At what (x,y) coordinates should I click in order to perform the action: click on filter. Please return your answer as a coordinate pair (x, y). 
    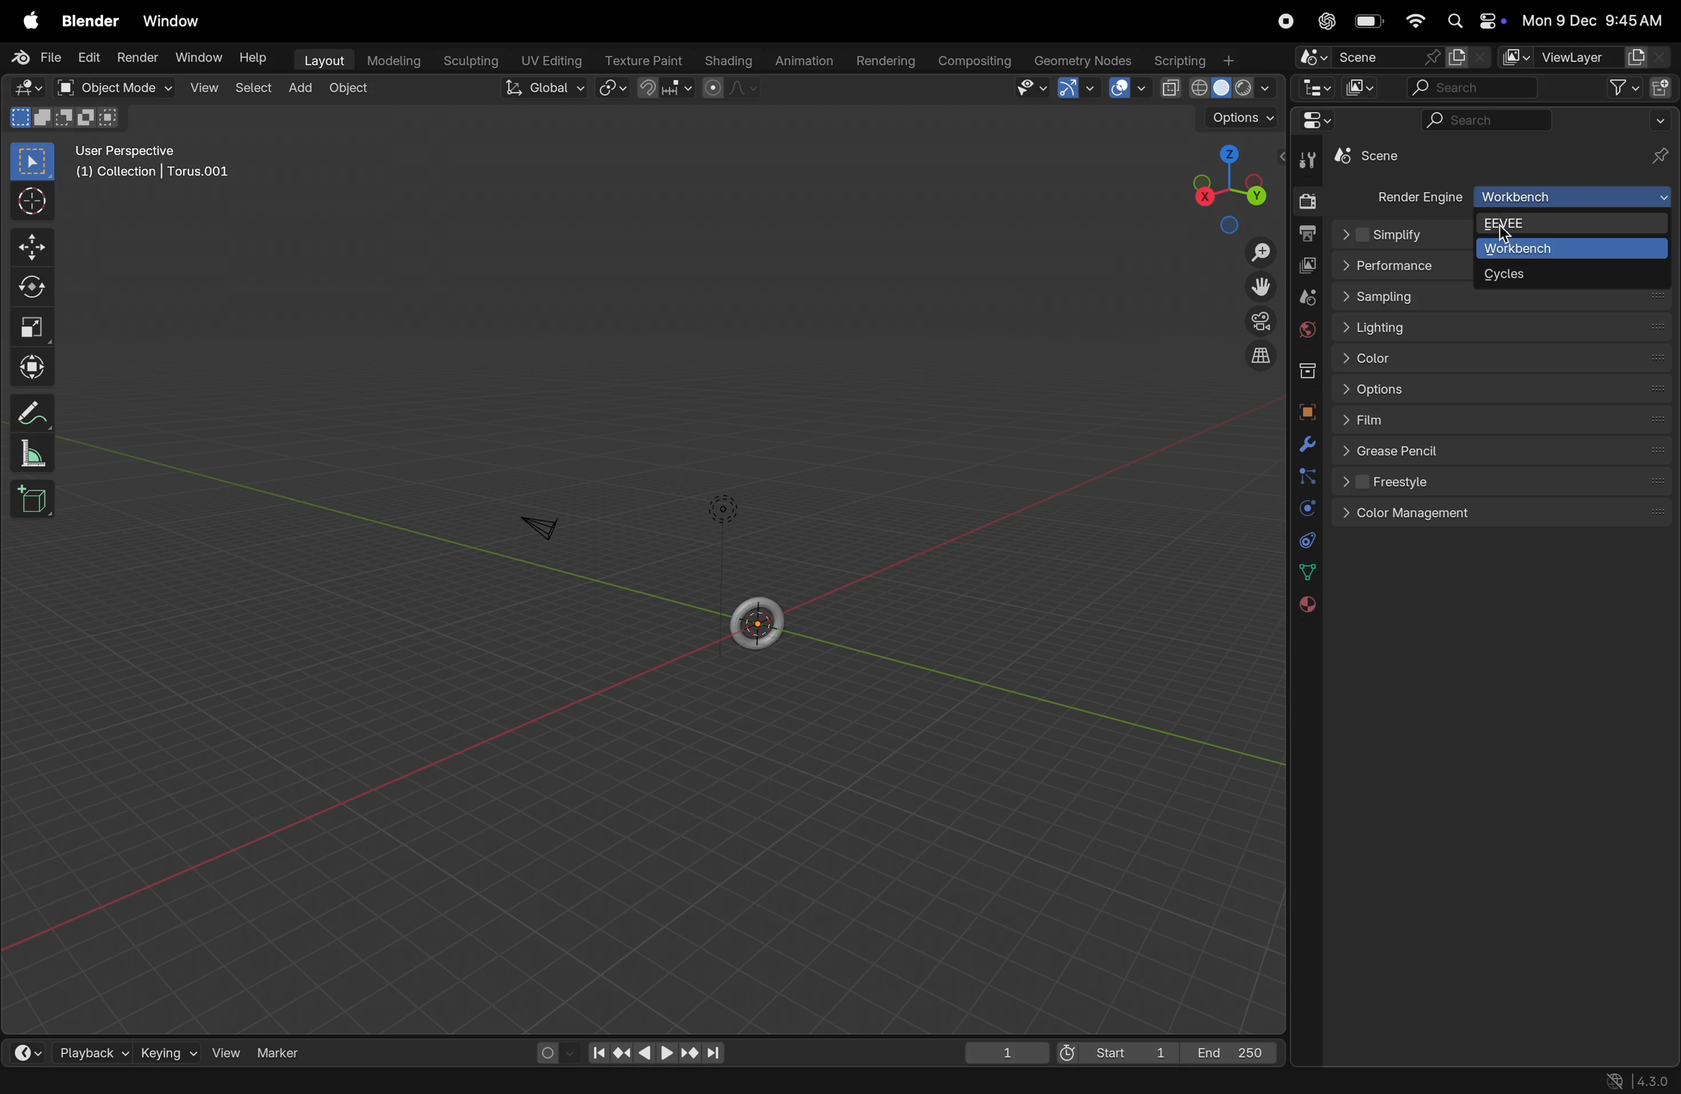
    Looking at the image, I should click on (1622, 88).